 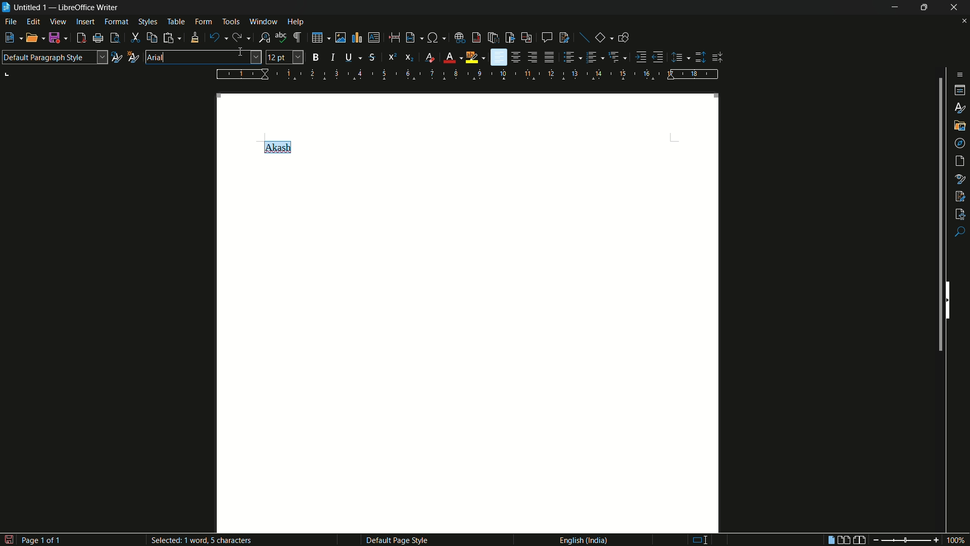 I want to click on insert image, so click(x=336, y=37).